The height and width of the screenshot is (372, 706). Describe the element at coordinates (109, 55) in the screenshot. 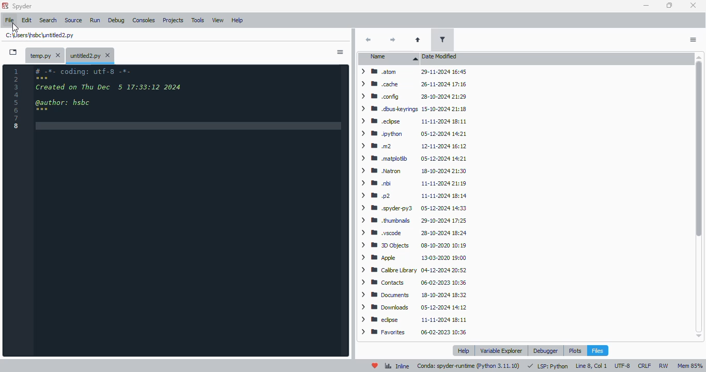

I see `close` at that location.